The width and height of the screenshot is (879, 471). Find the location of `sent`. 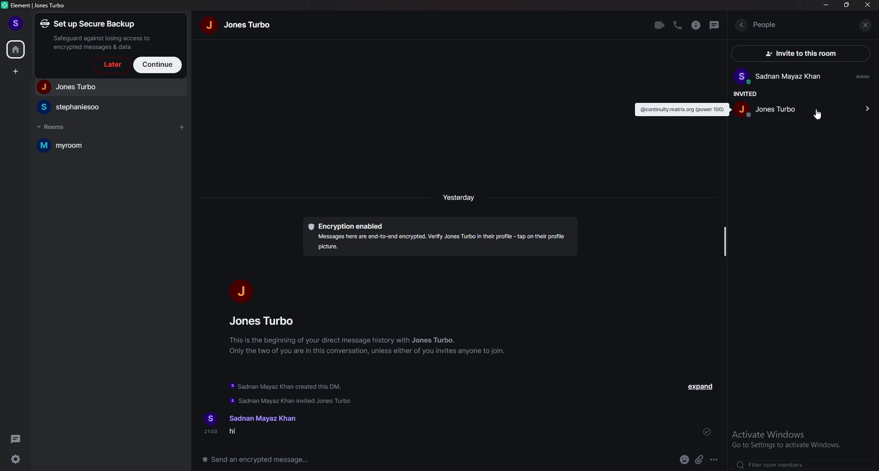

sent is located at coordinates (707, 432).